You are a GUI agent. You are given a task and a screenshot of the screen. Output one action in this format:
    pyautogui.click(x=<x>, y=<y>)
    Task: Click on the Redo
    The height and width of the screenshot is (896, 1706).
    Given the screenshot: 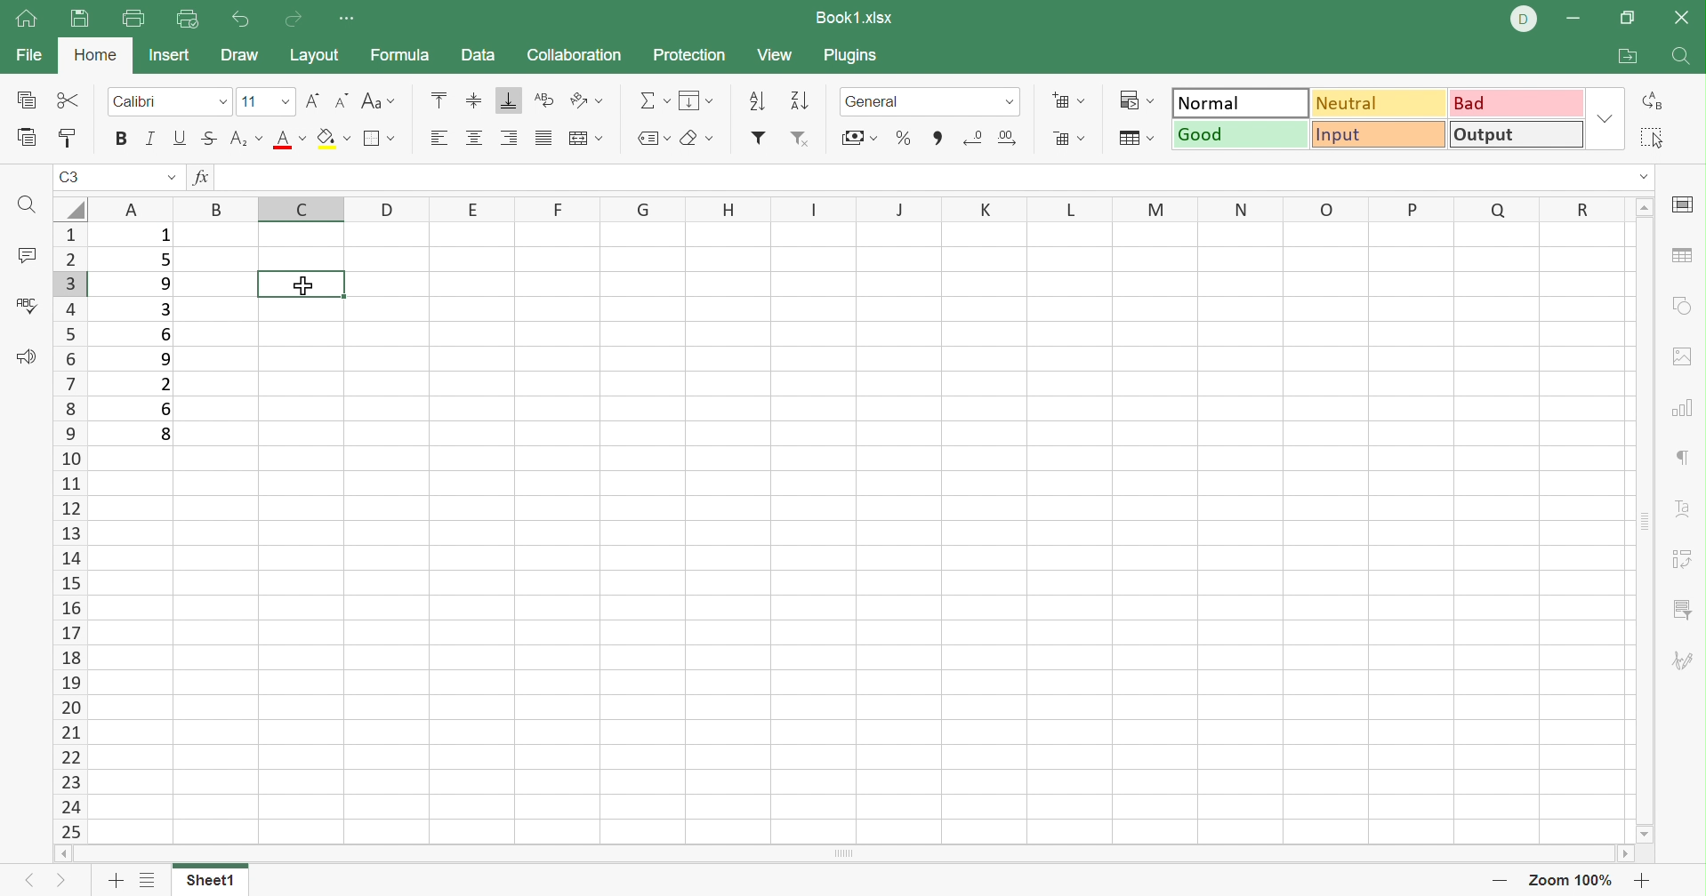 What is the action you would take?
    pyautogui.click(x=290, y=20)
    